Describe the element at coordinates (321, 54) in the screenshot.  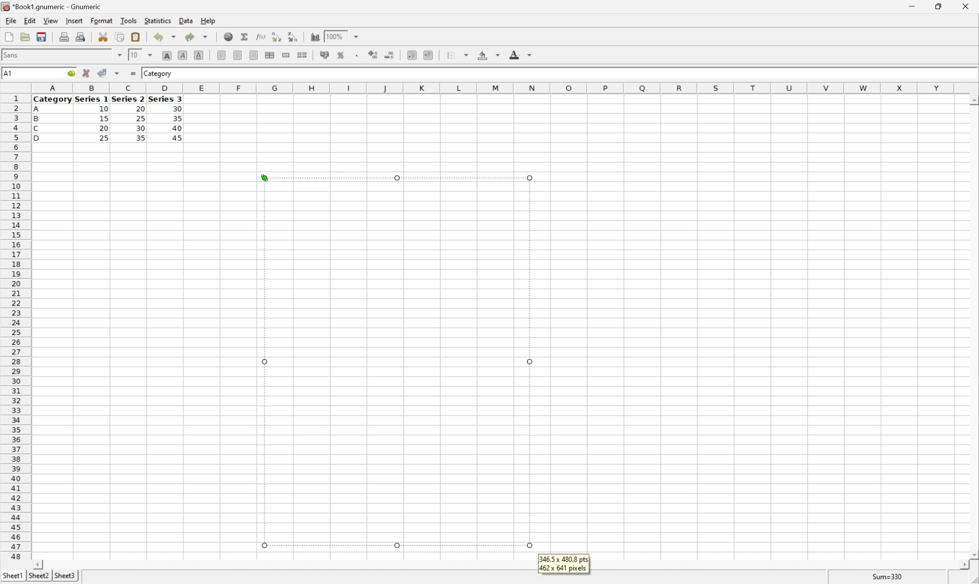
I see `Format the selection as accounting` at that location.